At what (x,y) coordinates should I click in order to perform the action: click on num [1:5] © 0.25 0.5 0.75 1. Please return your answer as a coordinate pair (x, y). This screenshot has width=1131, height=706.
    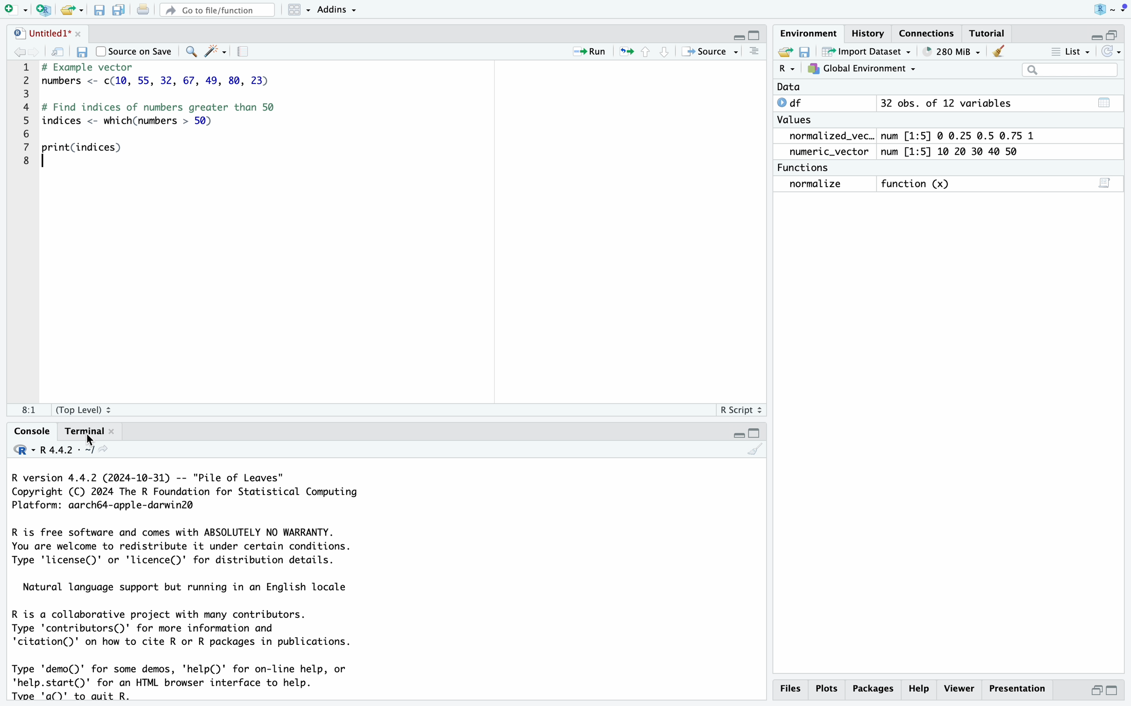
    Looking at the image, I should click on (964, 134).